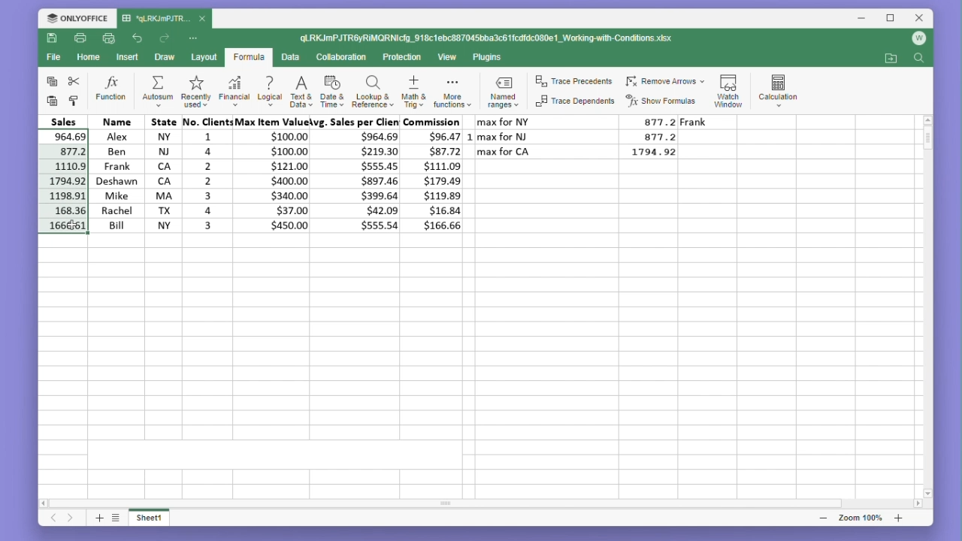 The image size is (962, 541). What do you see at coordinates (207, 172) in the screenshot?
I see `no. clients` at bounding box center [207, 172].